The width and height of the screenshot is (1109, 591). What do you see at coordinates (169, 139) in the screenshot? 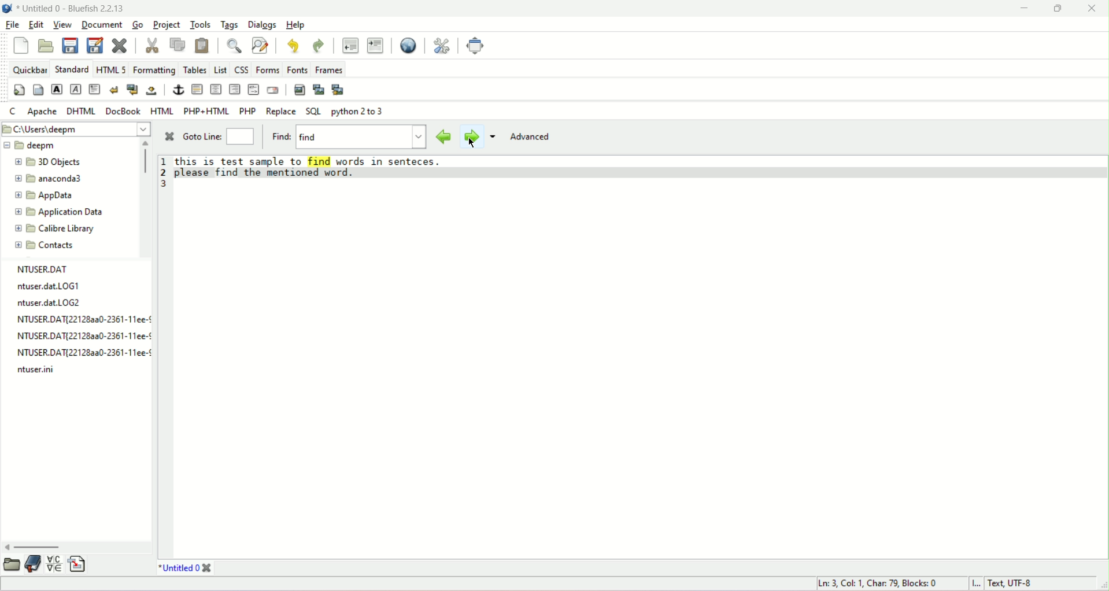
I see `close` at bounding box center [169, 139].